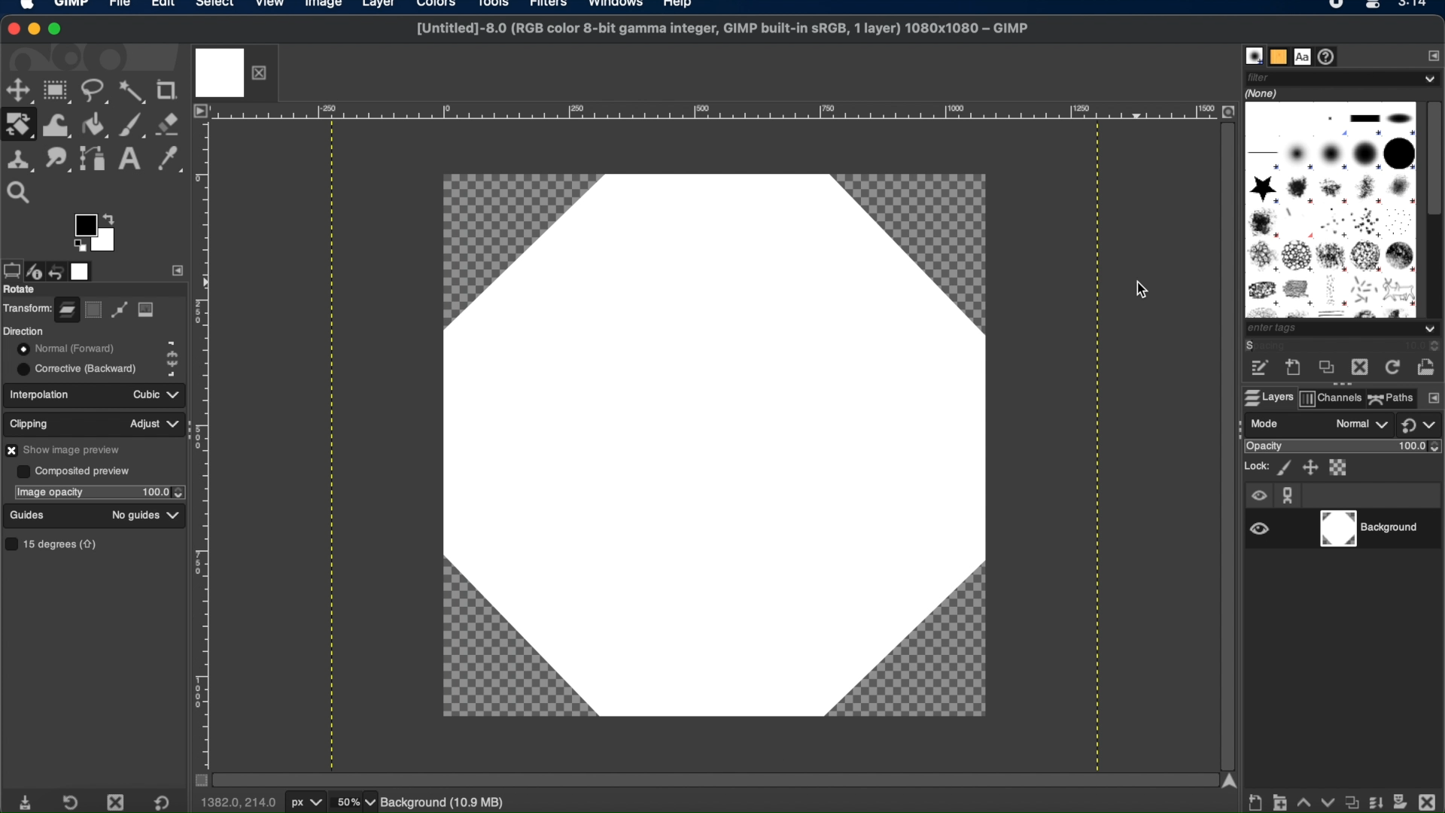  I want to click on units of measurement, so click(308, 803).